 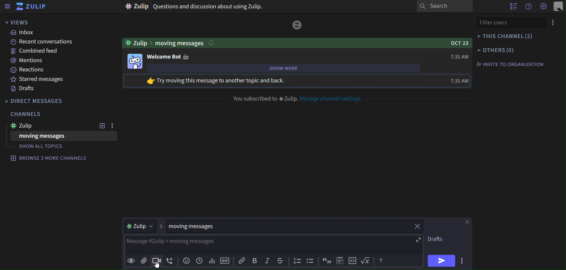 I want to click on options, so click(x=553, y=23).